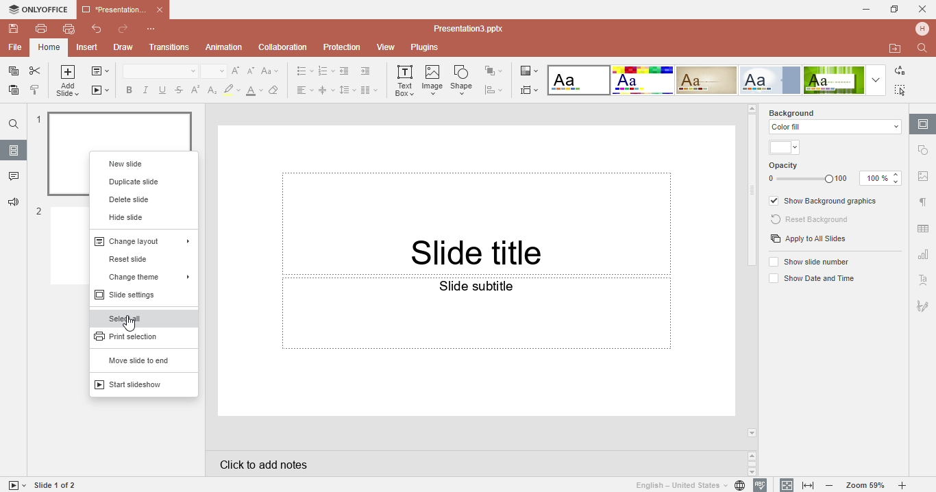 The height and width of the screenshot is (492, 936). I want to click on Cursor on select all, so click(130, 323).